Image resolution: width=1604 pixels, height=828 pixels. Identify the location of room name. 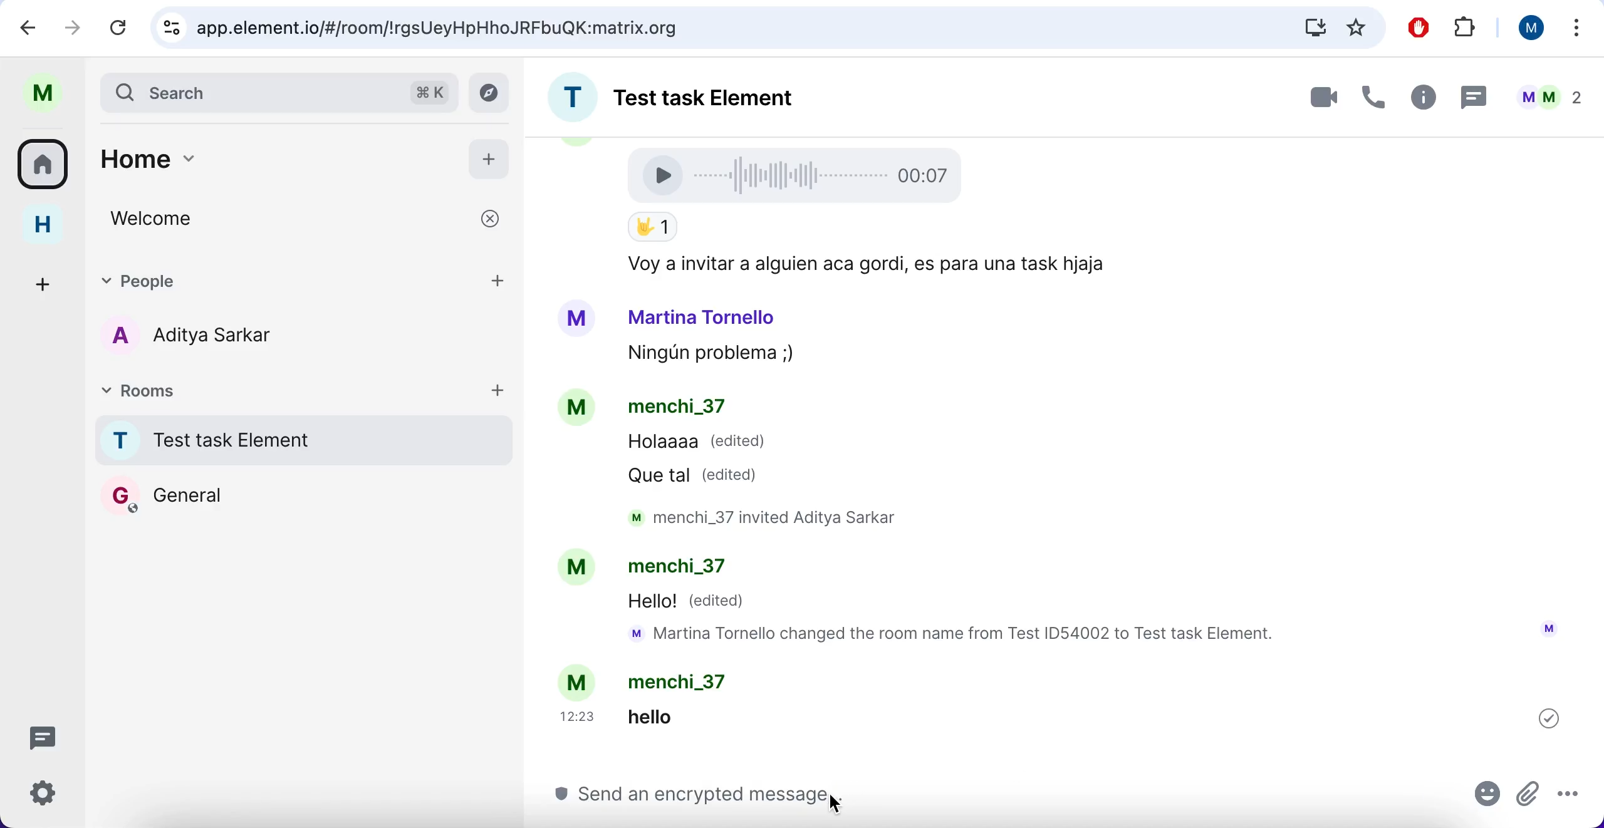
(299, 440).